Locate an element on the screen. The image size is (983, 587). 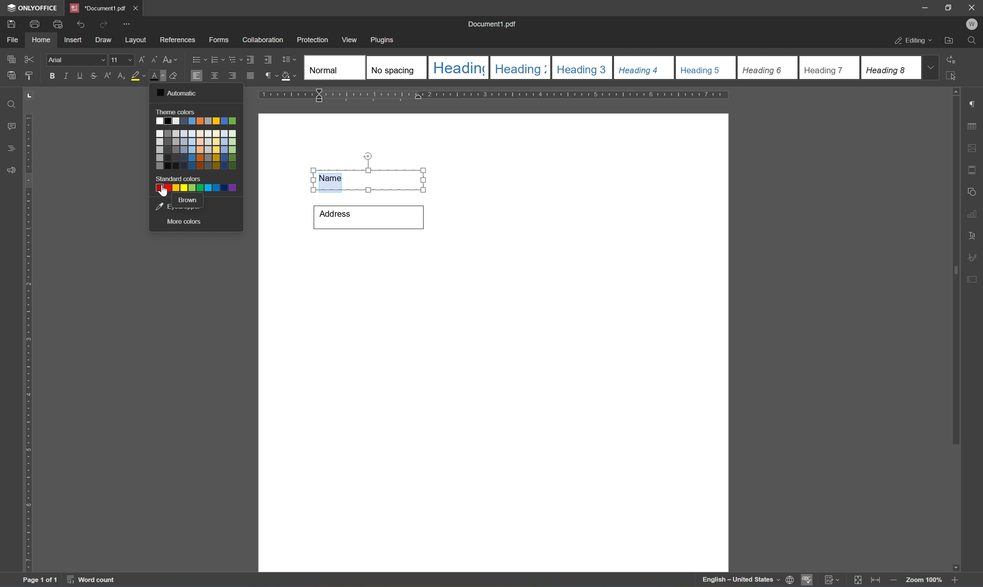
close is located at coordinates (973, 8).